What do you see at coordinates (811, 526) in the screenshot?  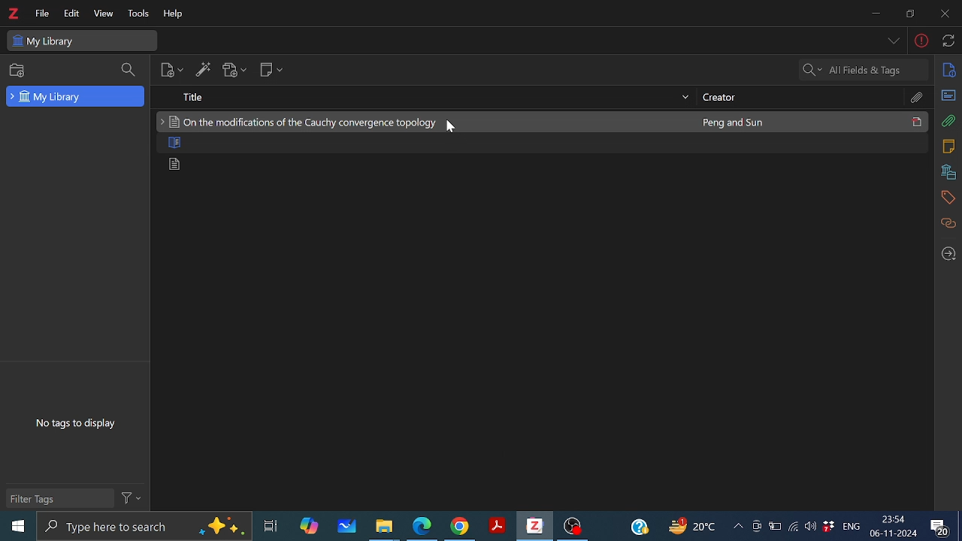 I see `Speaker/Headphone` at bounding box center [811, 526].